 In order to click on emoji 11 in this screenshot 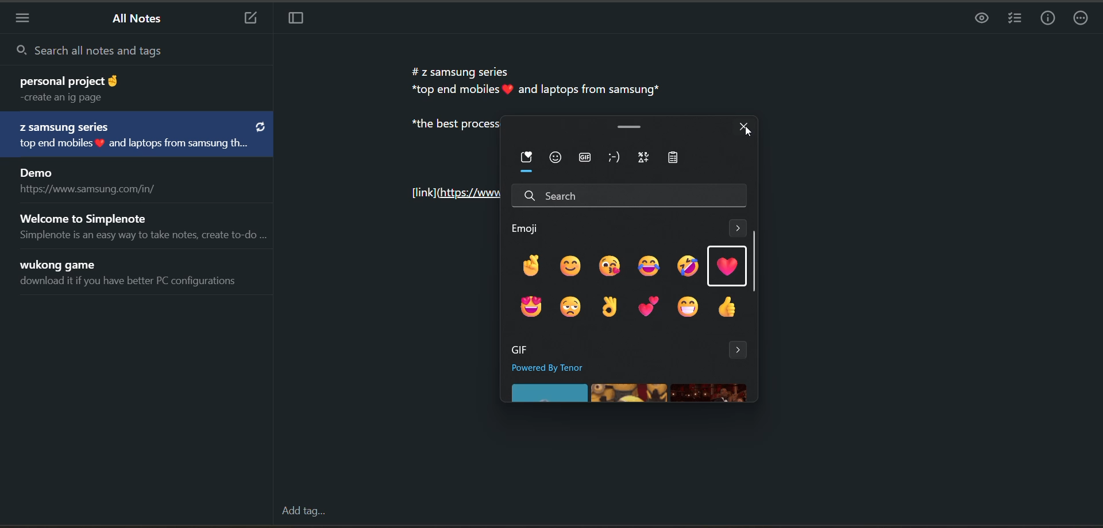, I will do `click(688, 308)`.